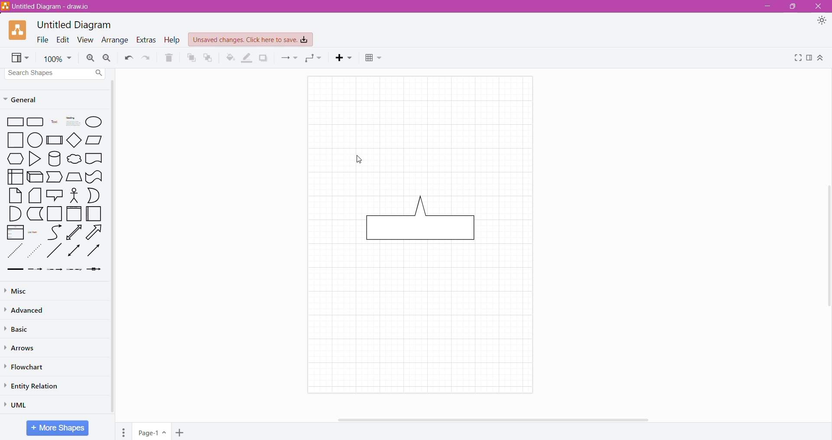 Image resolution: width=832 pixels, height=440 pixels. Describe the element at coordinates (75, 271) in the screenshot. I see `Dotted Arrow ` at that location.